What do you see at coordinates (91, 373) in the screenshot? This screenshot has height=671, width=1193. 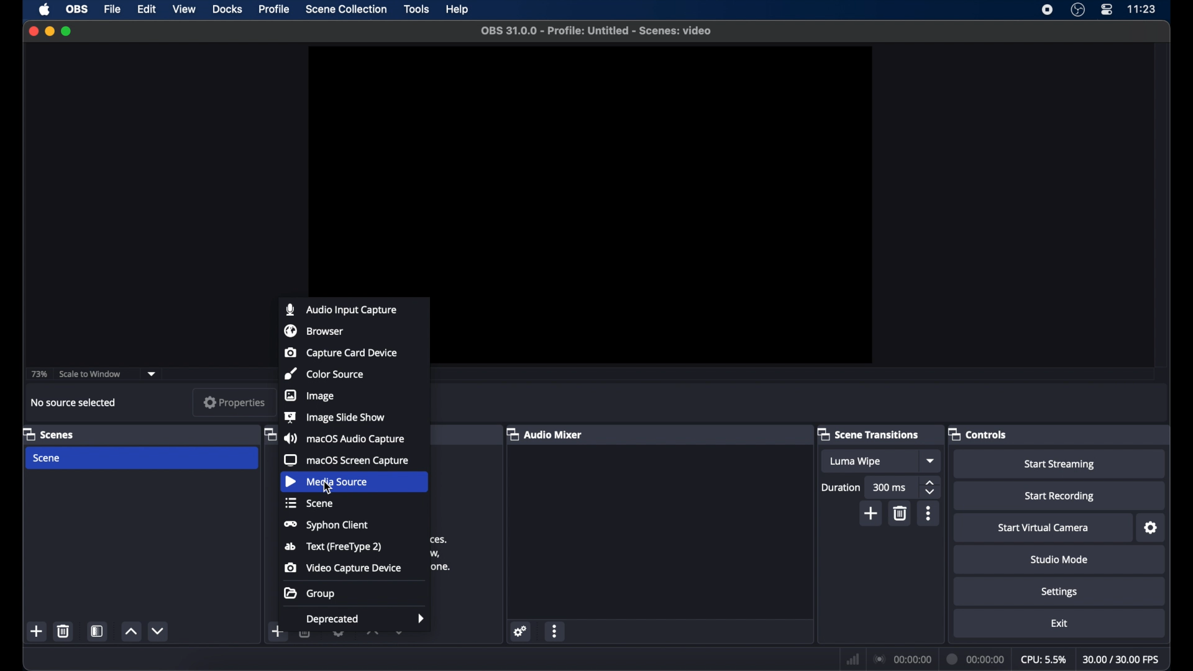 I see `scale to window` at bounding box center [91, 373].